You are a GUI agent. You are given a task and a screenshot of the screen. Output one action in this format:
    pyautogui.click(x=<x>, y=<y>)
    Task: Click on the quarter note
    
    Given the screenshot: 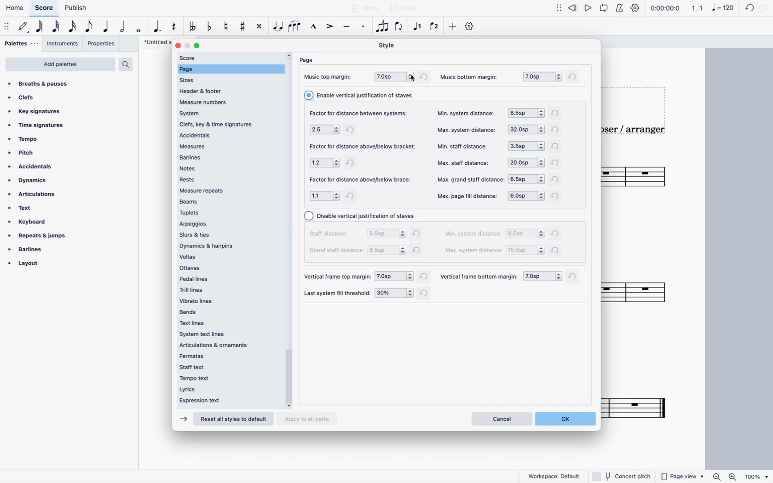 What is the action you would take?
    pyautogui.click(x=105, y=28)
    